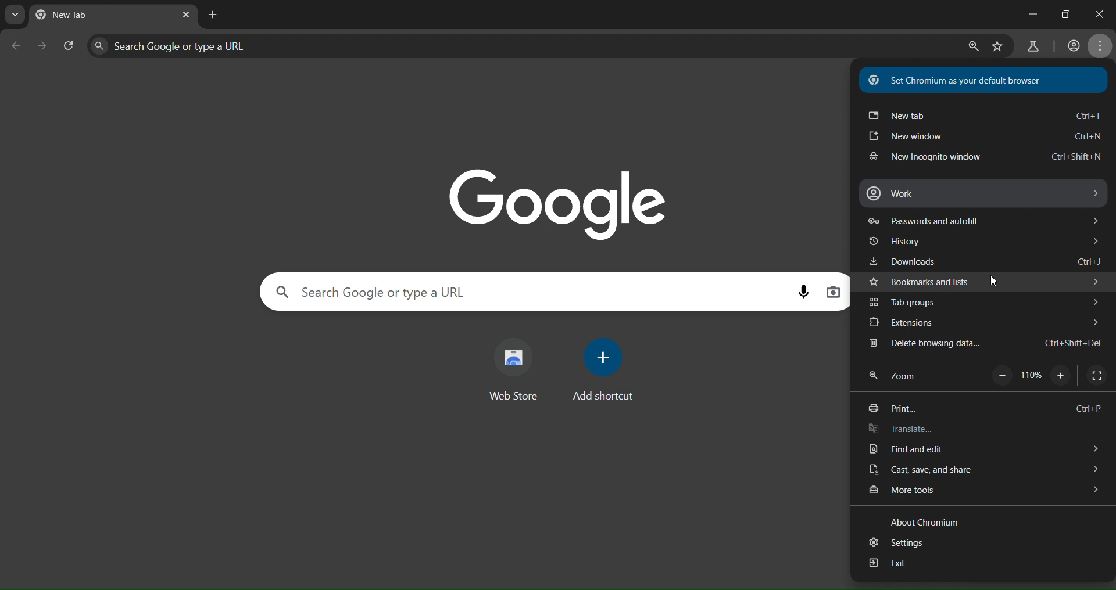  Describe the element at coordinates (527, 293) in the screenshot. I see `Search Google or type a URL` at that location.